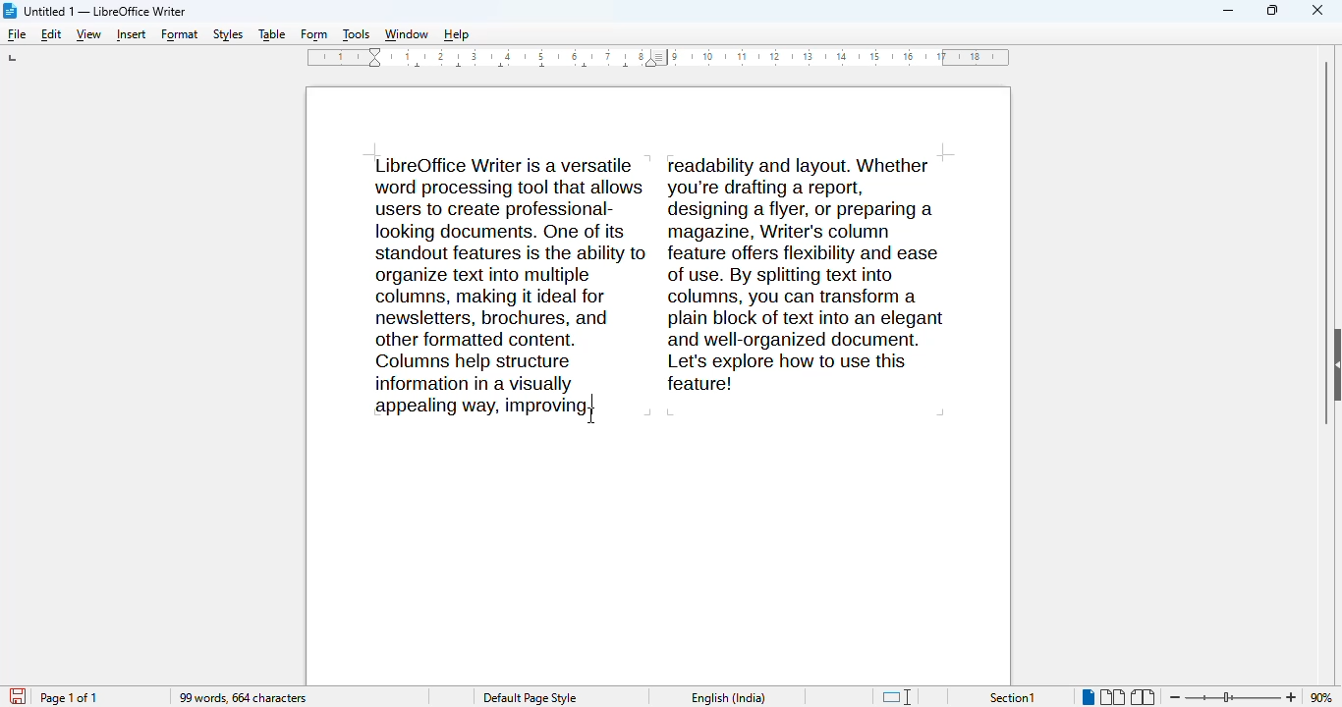 The image size is (1342, 707). What do you see at coordinates (583, 68) in the screenshot?
I see `center tab` at bounding box center [583, 68].